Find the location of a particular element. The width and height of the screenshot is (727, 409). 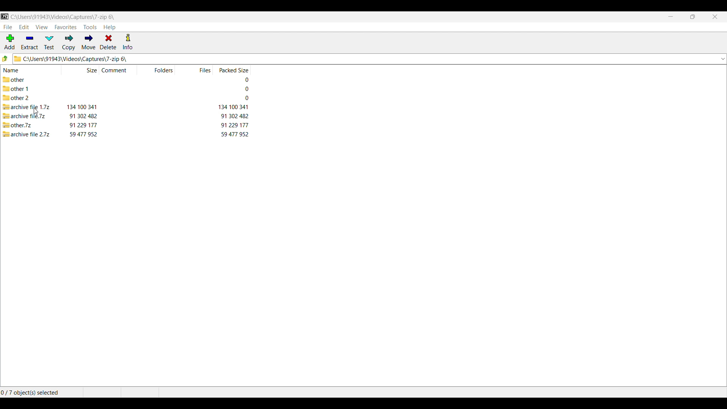

Close  is located at coordinates (715, 17).